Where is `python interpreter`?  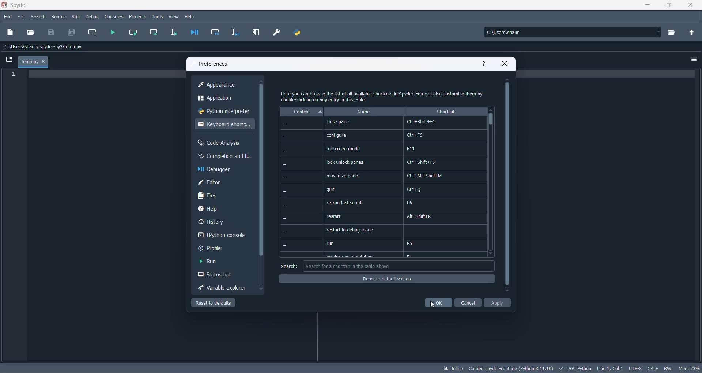 python interpreter is located at coordinates (225, 112).